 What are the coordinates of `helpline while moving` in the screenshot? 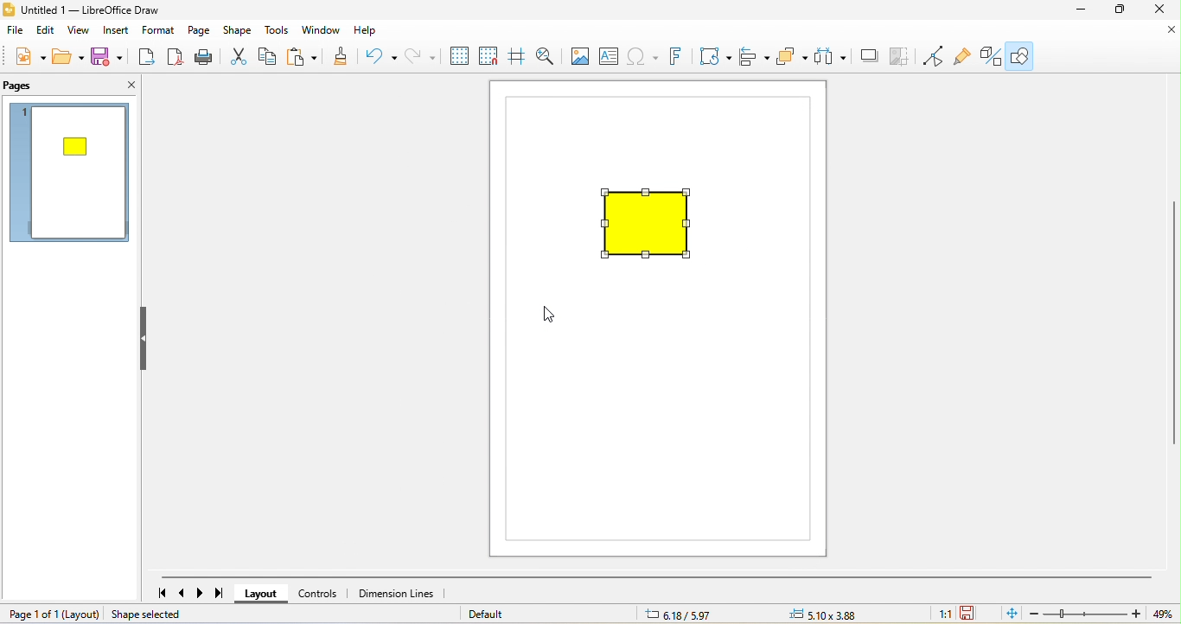 It's located at (519, 56).